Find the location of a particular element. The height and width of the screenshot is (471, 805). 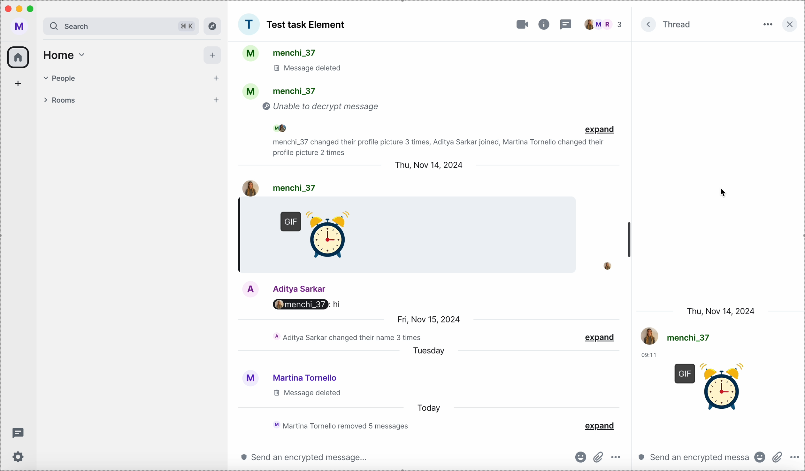

people is located at coordinates (134, 77).